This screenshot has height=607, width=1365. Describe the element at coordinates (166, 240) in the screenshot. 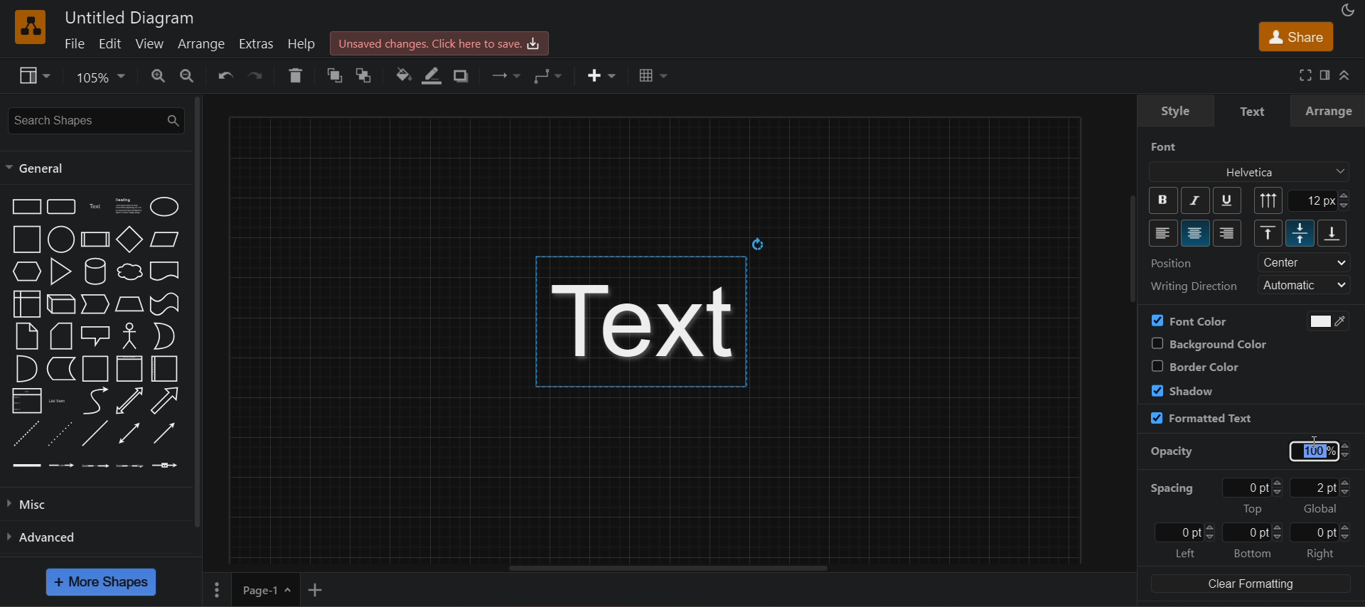

I see `parallelogram` at that location.